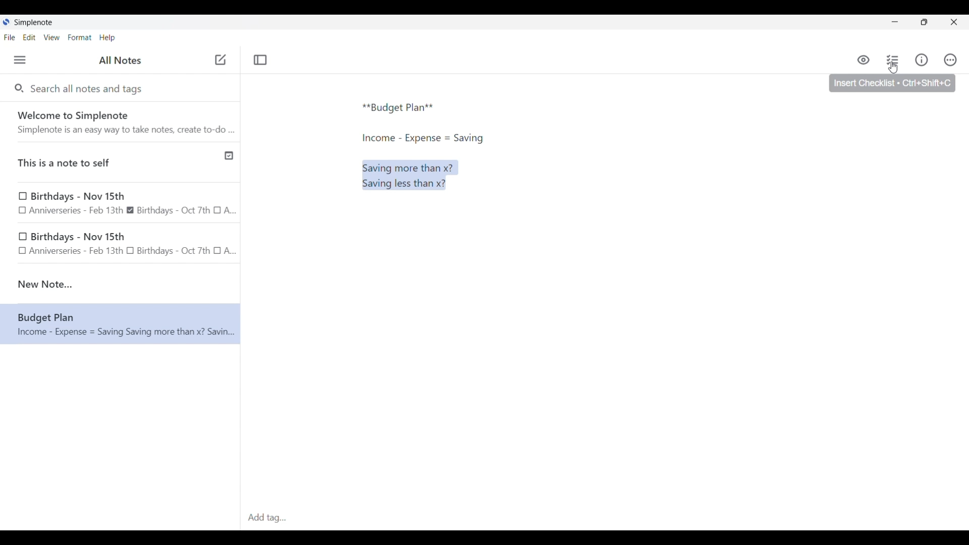 The width and height of the screenshot is (969, 545). What do you see at coordinates (80, 37) in the screenshot?
I see `Format menu` at bounding box center [80, 37].